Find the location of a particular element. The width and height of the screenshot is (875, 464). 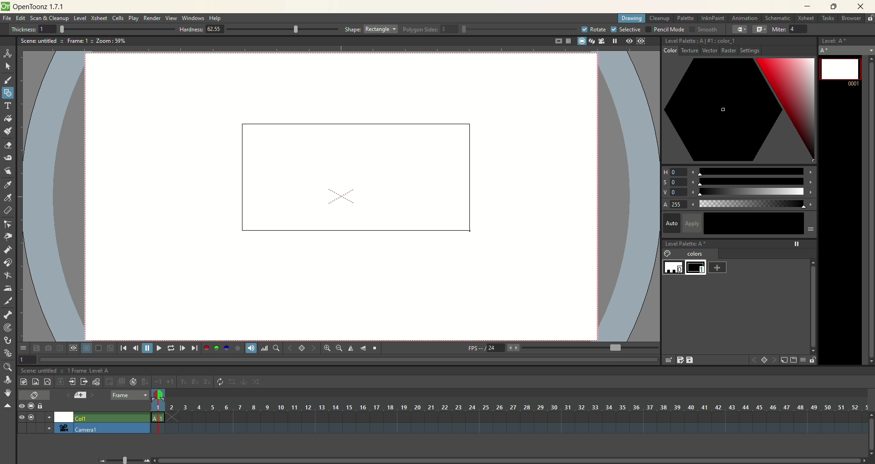

file is located at coordinates (9, 19).